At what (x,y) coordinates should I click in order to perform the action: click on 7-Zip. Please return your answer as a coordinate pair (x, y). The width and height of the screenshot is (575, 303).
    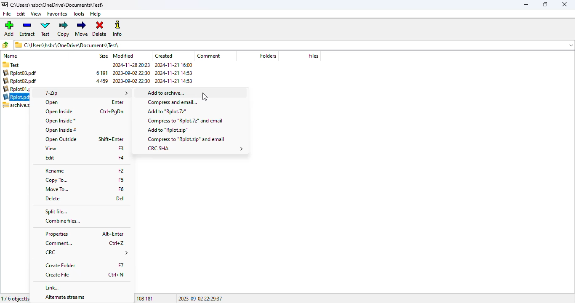
    Looking at the image, I should click on (85, 93).